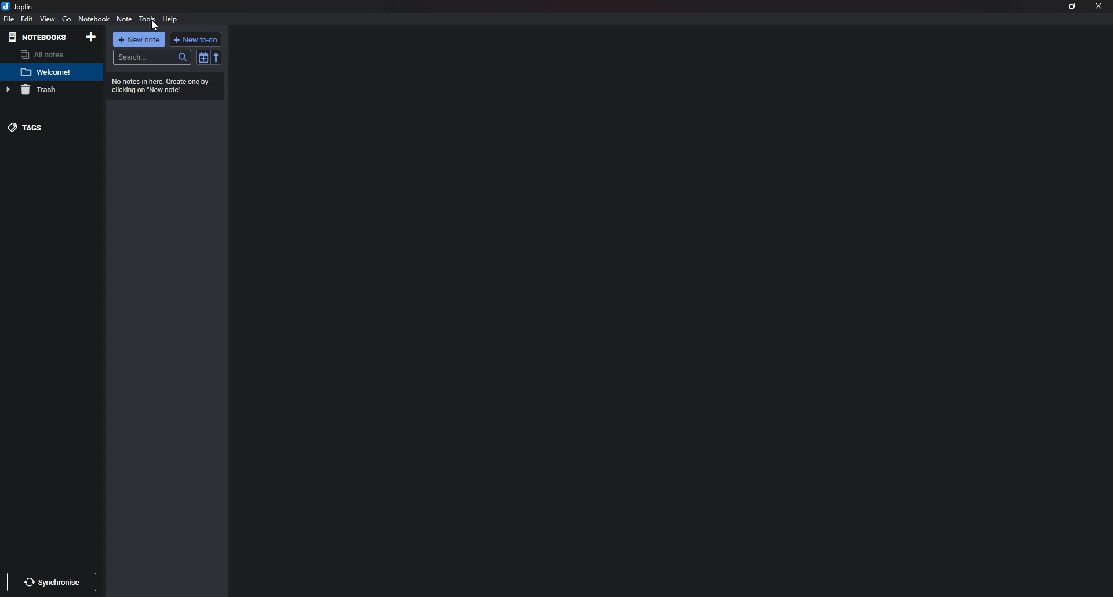 This screenshot has width=1113, height=597. Describe the element at coordinates (91, 37) in the screenshot. I see `Add notebooks` at that location.